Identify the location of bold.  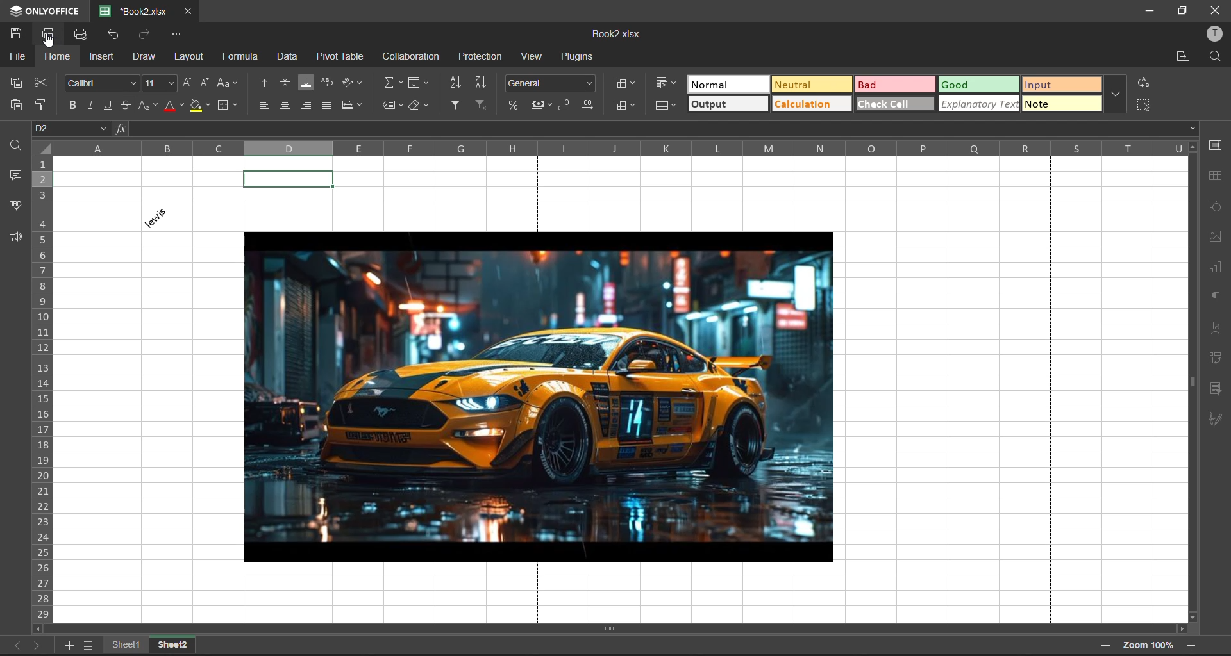
(76, 106).